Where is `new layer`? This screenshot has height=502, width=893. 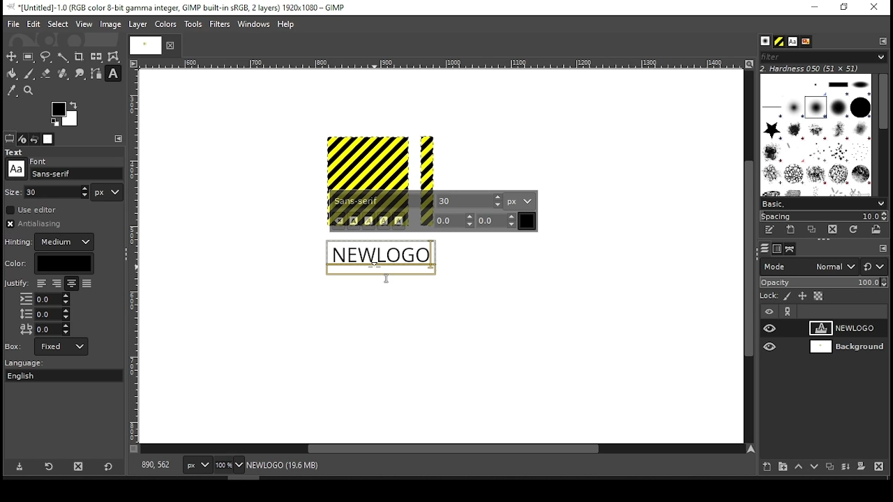
new layer is located at coordinates (764, 465).